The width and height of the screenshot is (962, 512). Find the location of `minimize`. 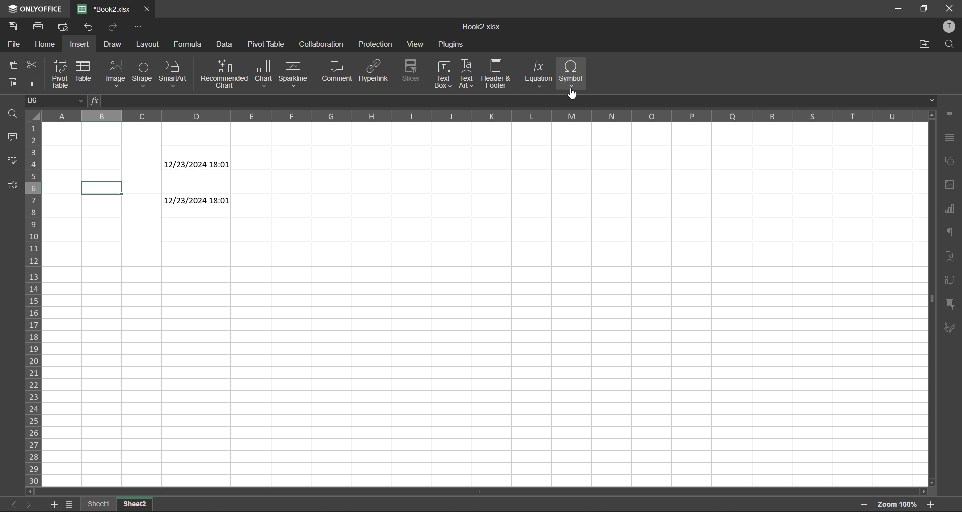

minimize is located at coordinates (896, 9).